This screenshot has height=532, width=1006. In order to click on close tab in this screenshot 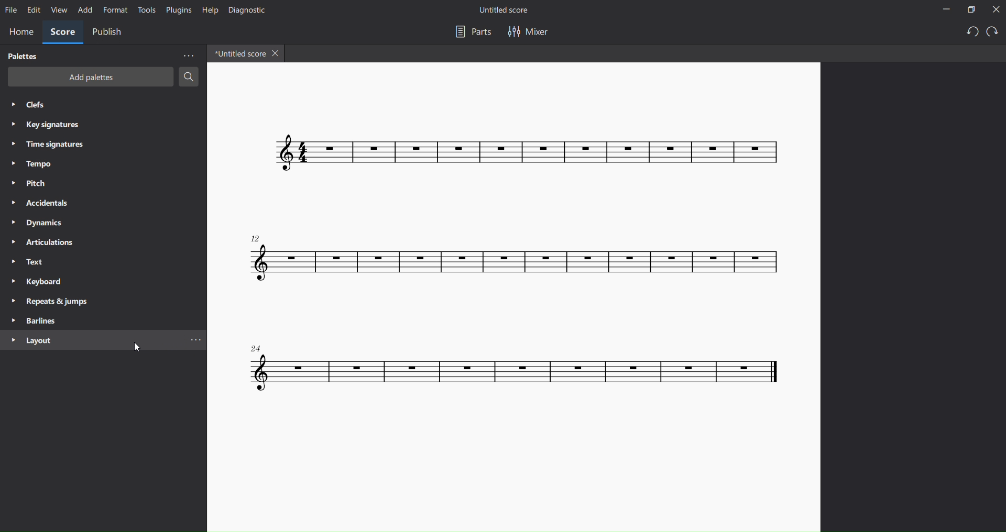, I will do `click(278, 54)`.